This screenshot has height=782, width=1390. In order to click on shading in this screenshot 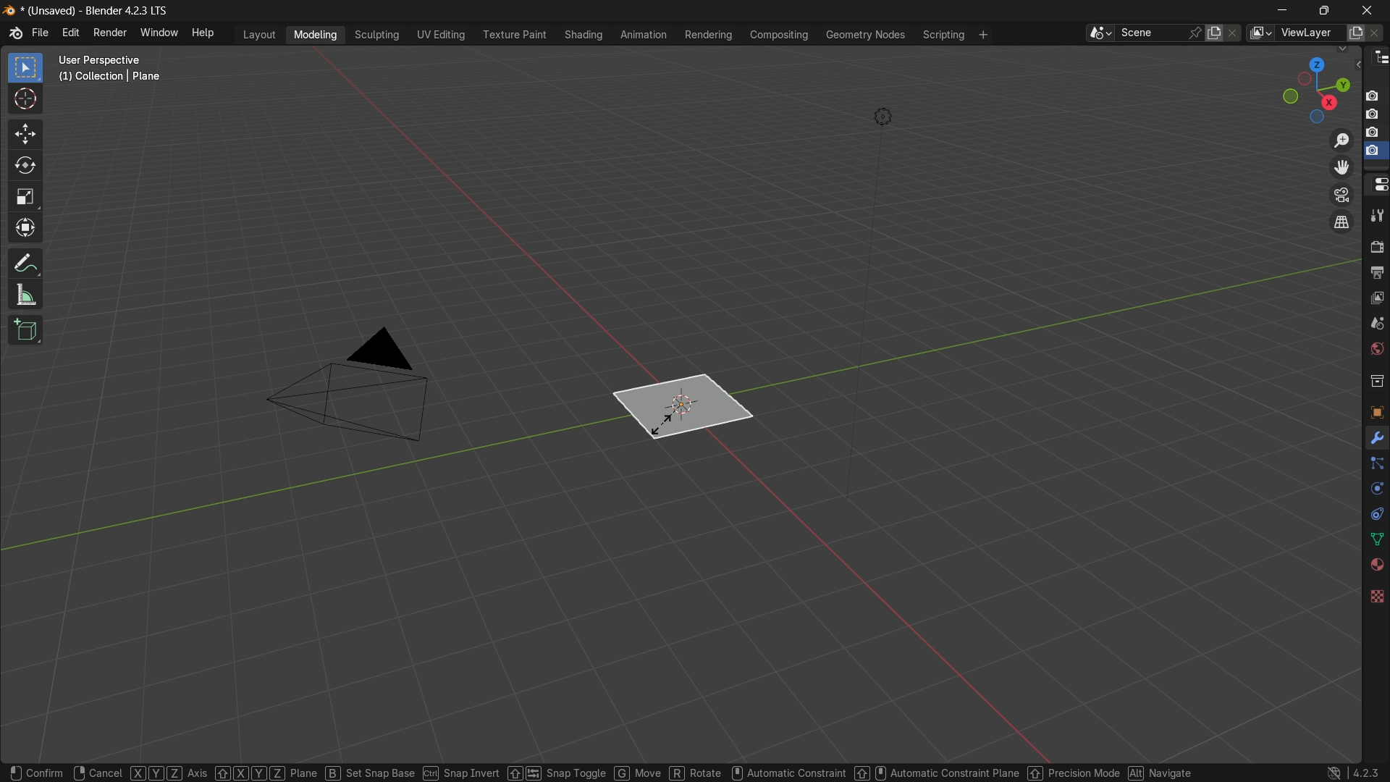, I will do `click(582, 35)`.